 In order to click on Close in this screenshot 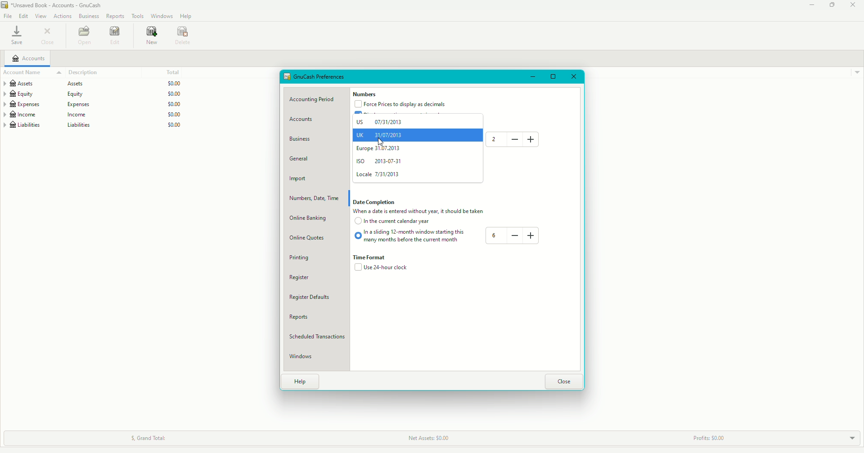, I will do `click(852, 4)`.